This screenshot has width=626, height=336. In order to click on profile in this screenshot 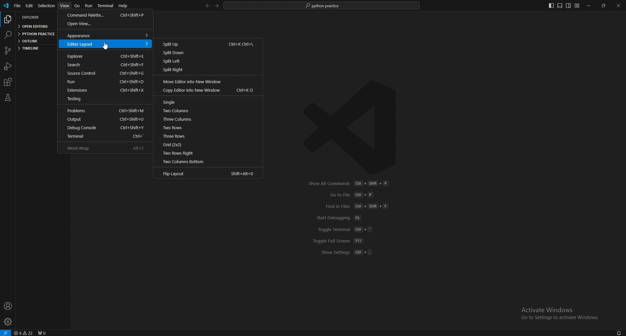, I will do `click(9, 306)`.